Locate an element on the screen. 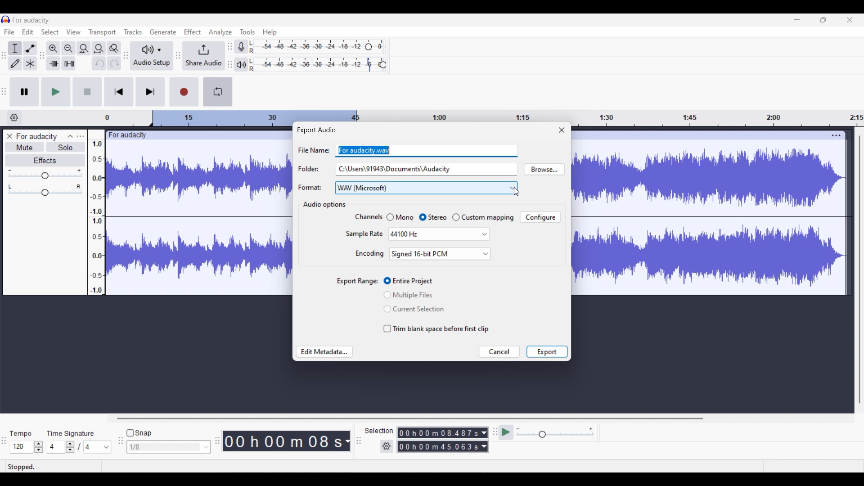  Selection duration is located at coordinates (439, 433).